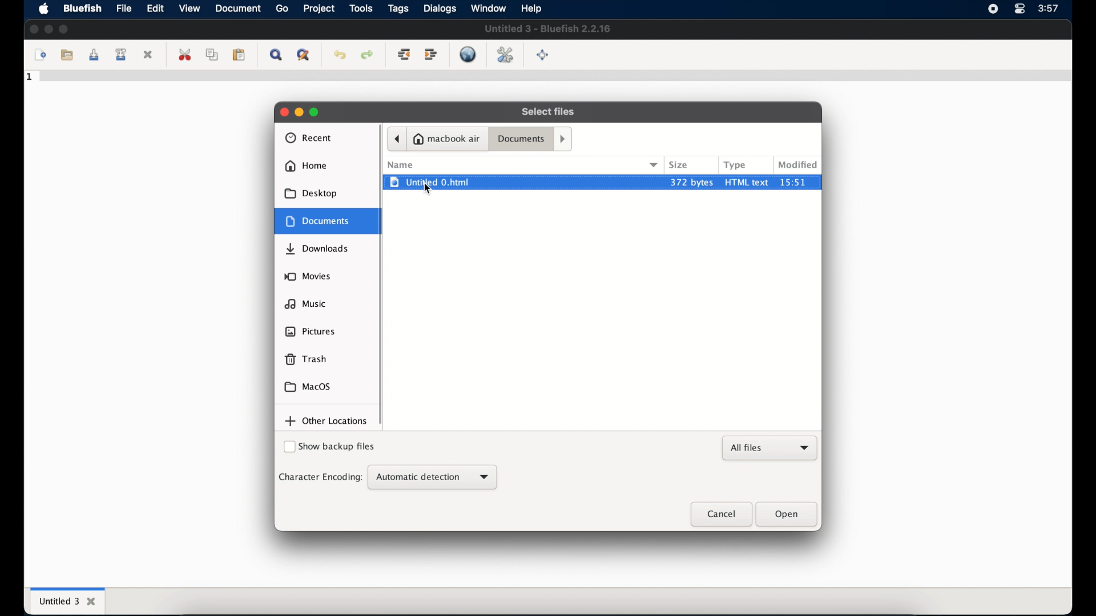 The image size is (1096, 616). Describe the element at coordinates (299, 112) in the screenshot. I see `minimize` at that location.